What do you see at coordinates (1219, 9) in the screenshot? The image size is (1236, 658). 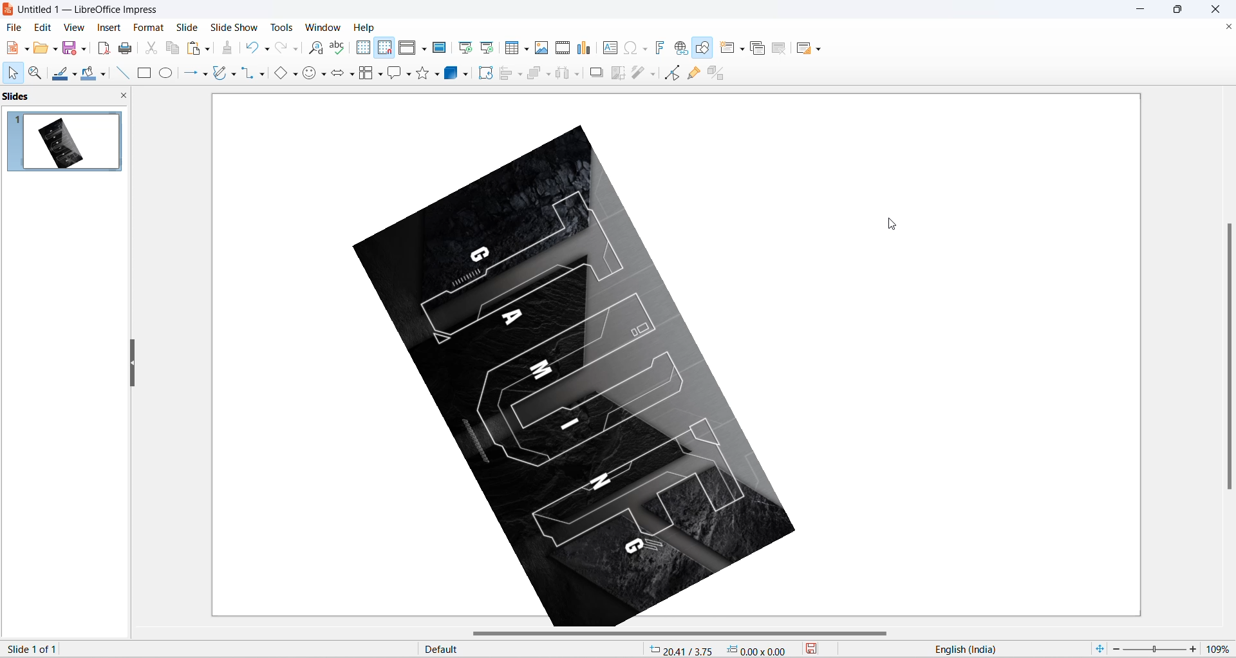 I see `close` at bounding box center [1219, 9].